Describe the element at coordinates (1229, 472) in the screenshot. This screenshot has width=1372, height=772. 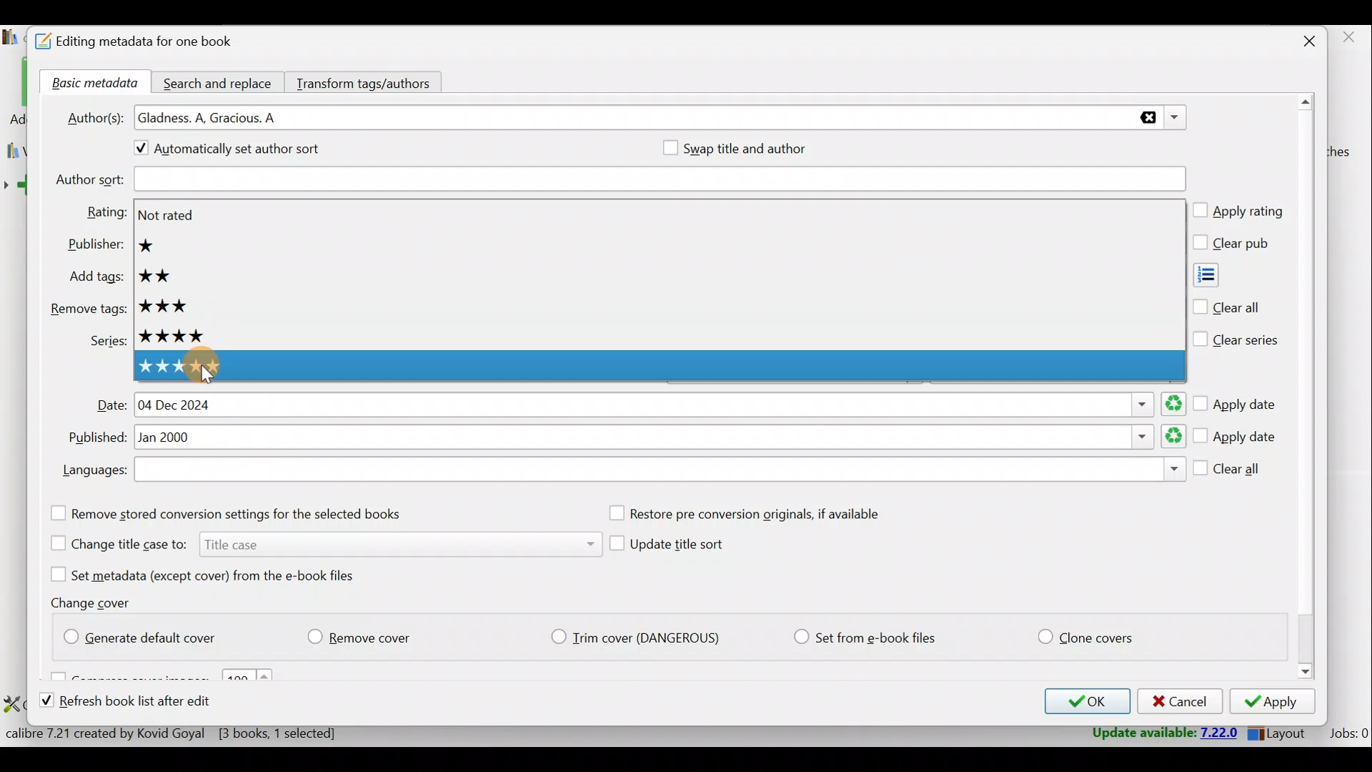
I see `Clear all` at that location.